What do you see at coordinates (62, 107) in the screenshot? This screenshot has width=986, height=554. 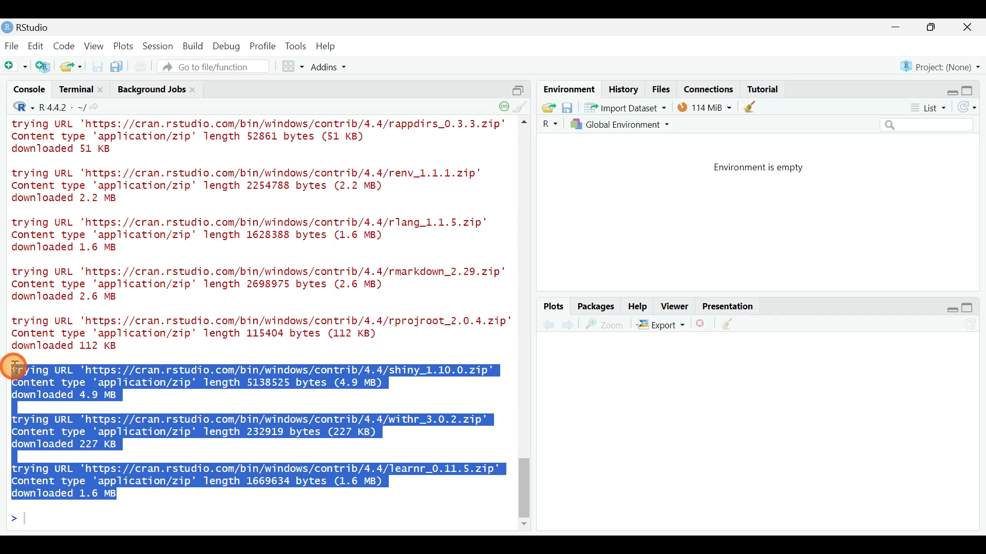 I see `R4.4.2` at bounding box center [62, 107].